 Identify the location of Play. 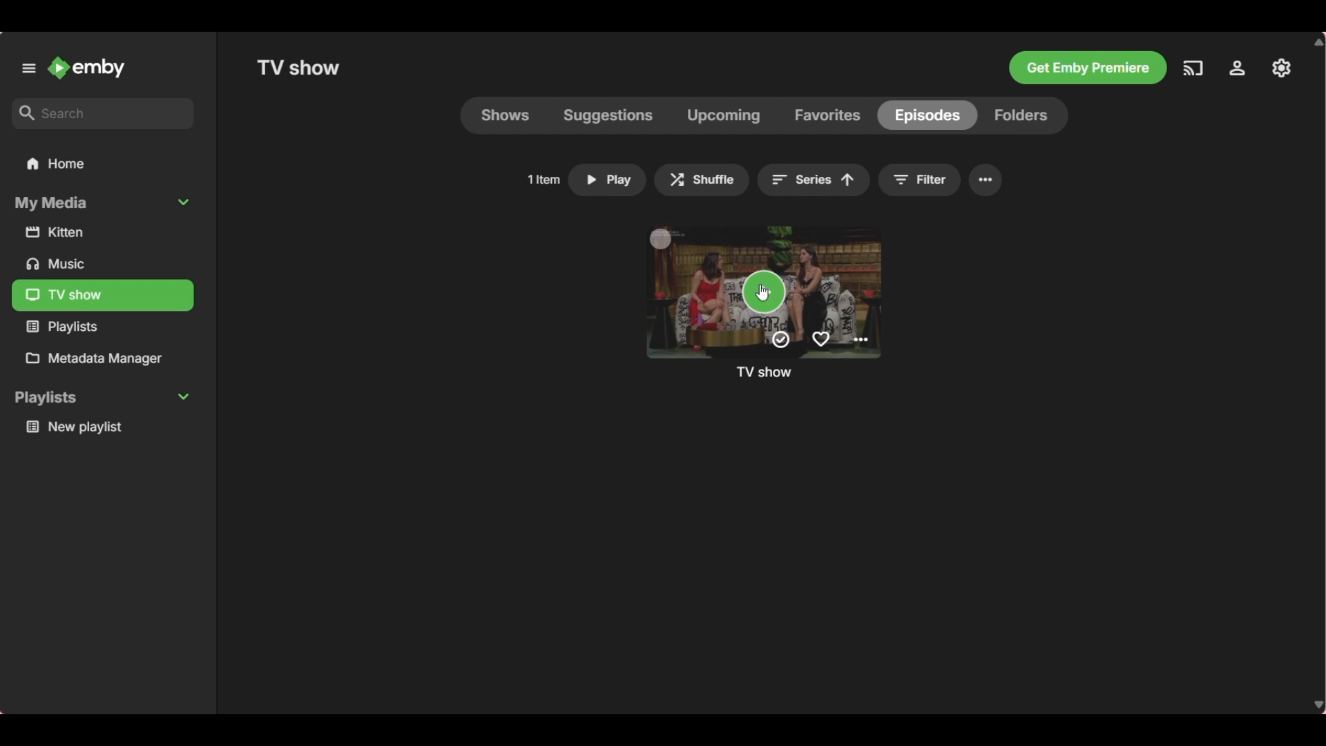
(606, 181).